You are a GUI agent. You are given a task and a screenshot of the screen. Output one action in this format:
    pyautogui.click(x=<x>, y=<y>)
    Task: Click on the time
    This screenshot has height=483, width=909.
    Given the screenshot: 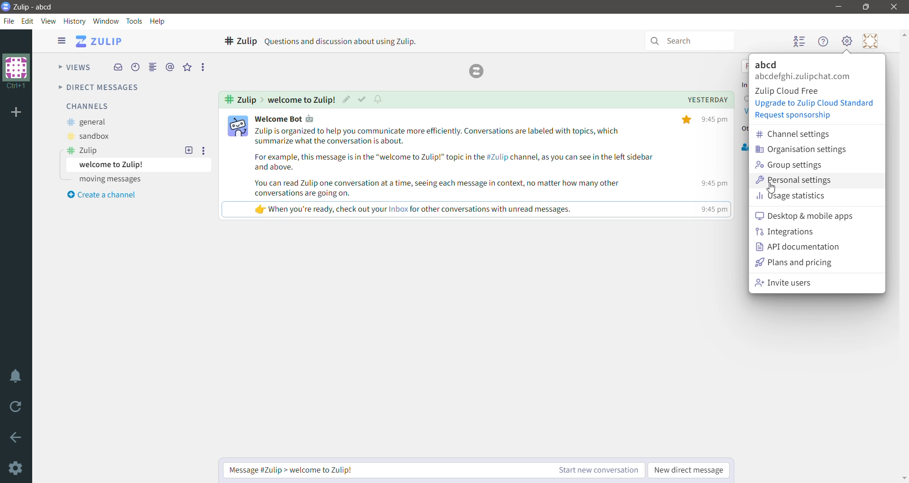 What is the action you would take?
    pyautogui.click(x=715, y=163)
    